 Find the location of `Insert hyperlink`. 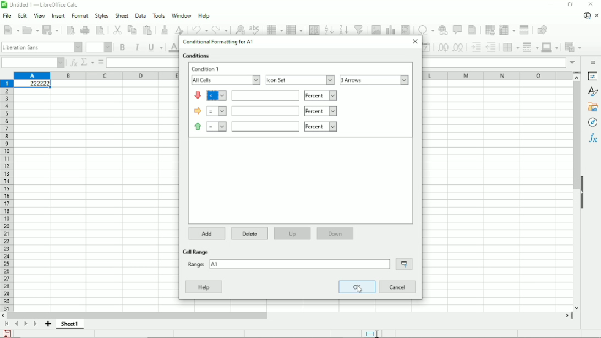

Insert hyperlink is located at coordinates (442, 30).